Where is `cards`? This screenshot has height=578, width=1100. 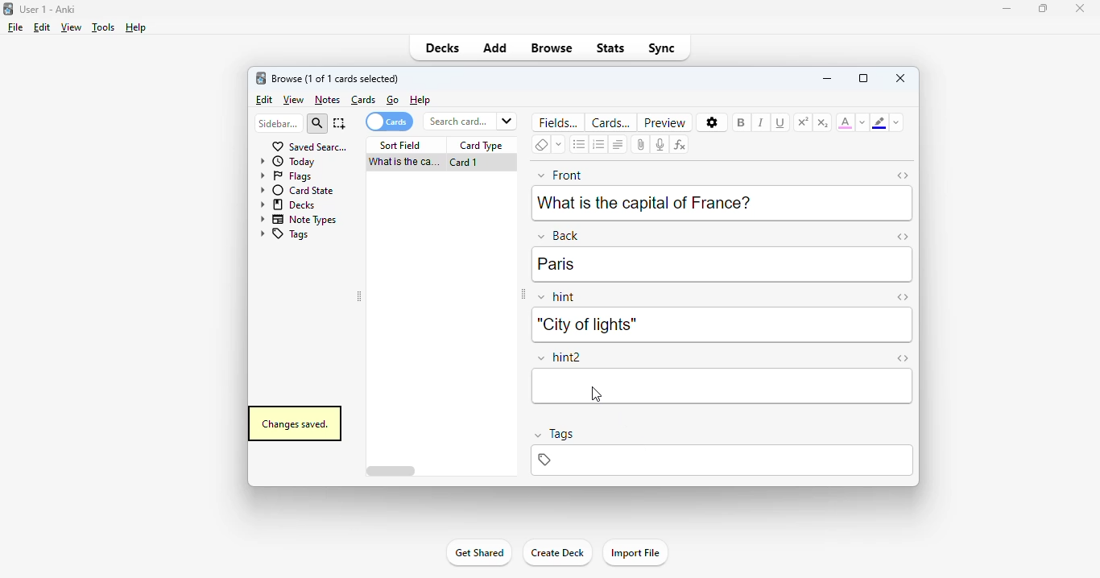
cards is located at coordinates (611, 122).